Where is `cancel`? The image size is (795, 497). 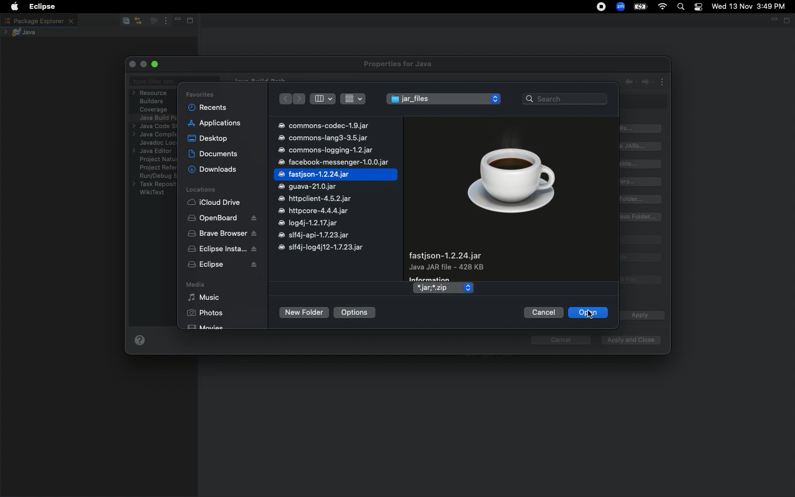 cancel is located at coordinates (555, 340).